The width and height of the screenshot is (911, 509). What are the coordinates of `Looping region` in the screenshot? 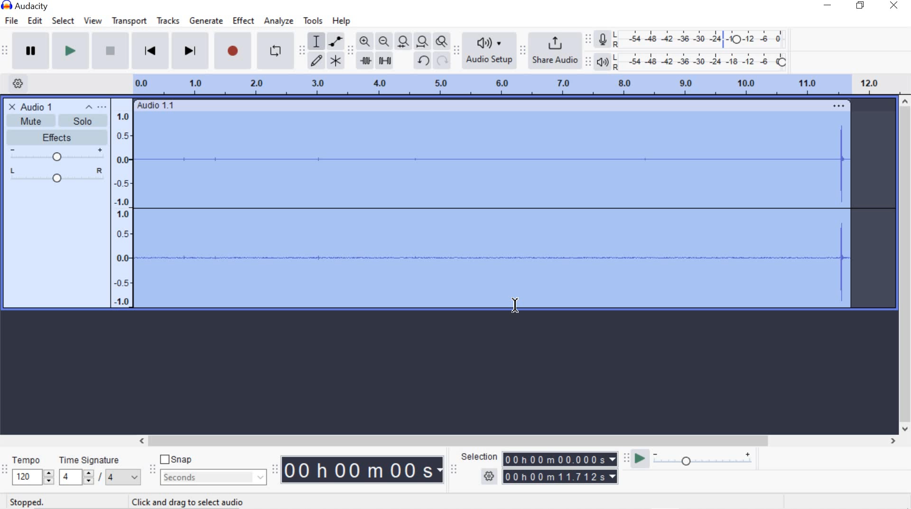 It's located at (520, 83).